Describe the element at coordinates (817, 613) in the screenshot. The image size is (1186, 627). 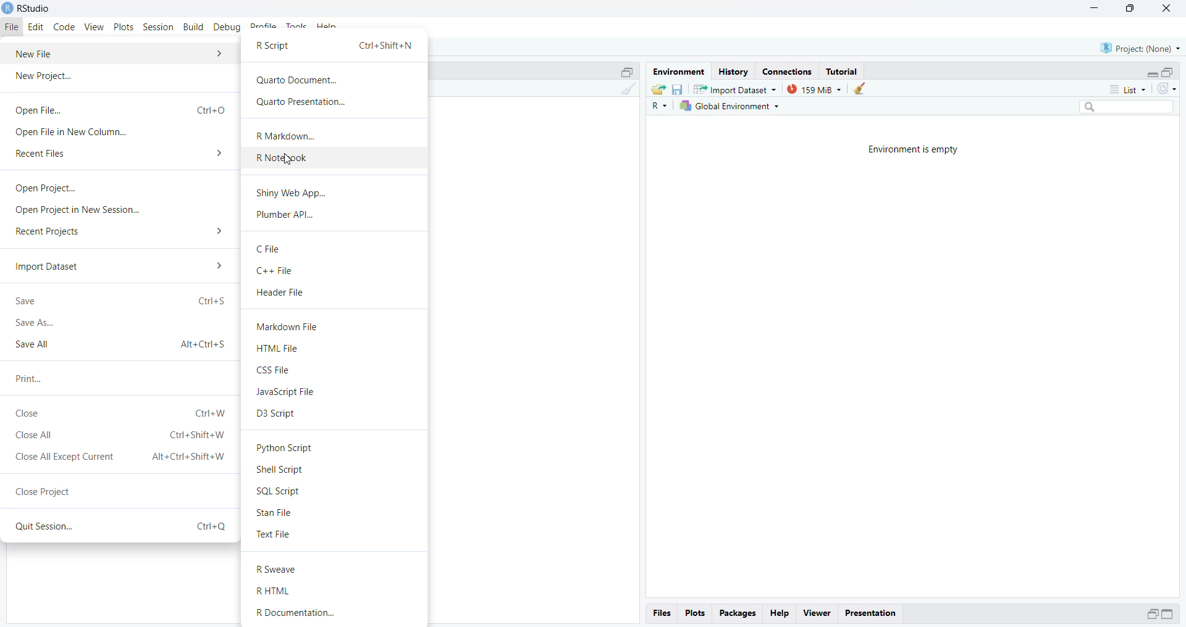
I see `viewer` at that location.